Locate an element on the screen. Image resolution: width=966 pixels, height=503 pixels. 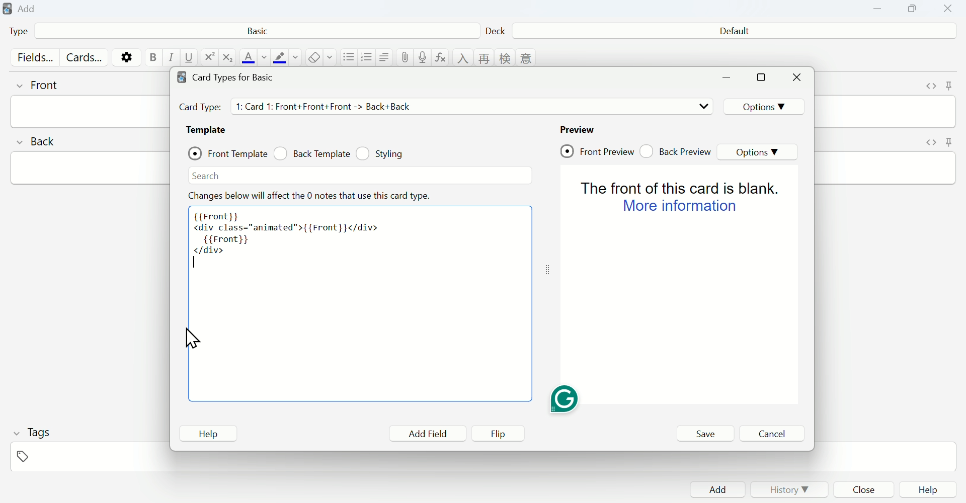
bold text is located at coordinates (152, 57).